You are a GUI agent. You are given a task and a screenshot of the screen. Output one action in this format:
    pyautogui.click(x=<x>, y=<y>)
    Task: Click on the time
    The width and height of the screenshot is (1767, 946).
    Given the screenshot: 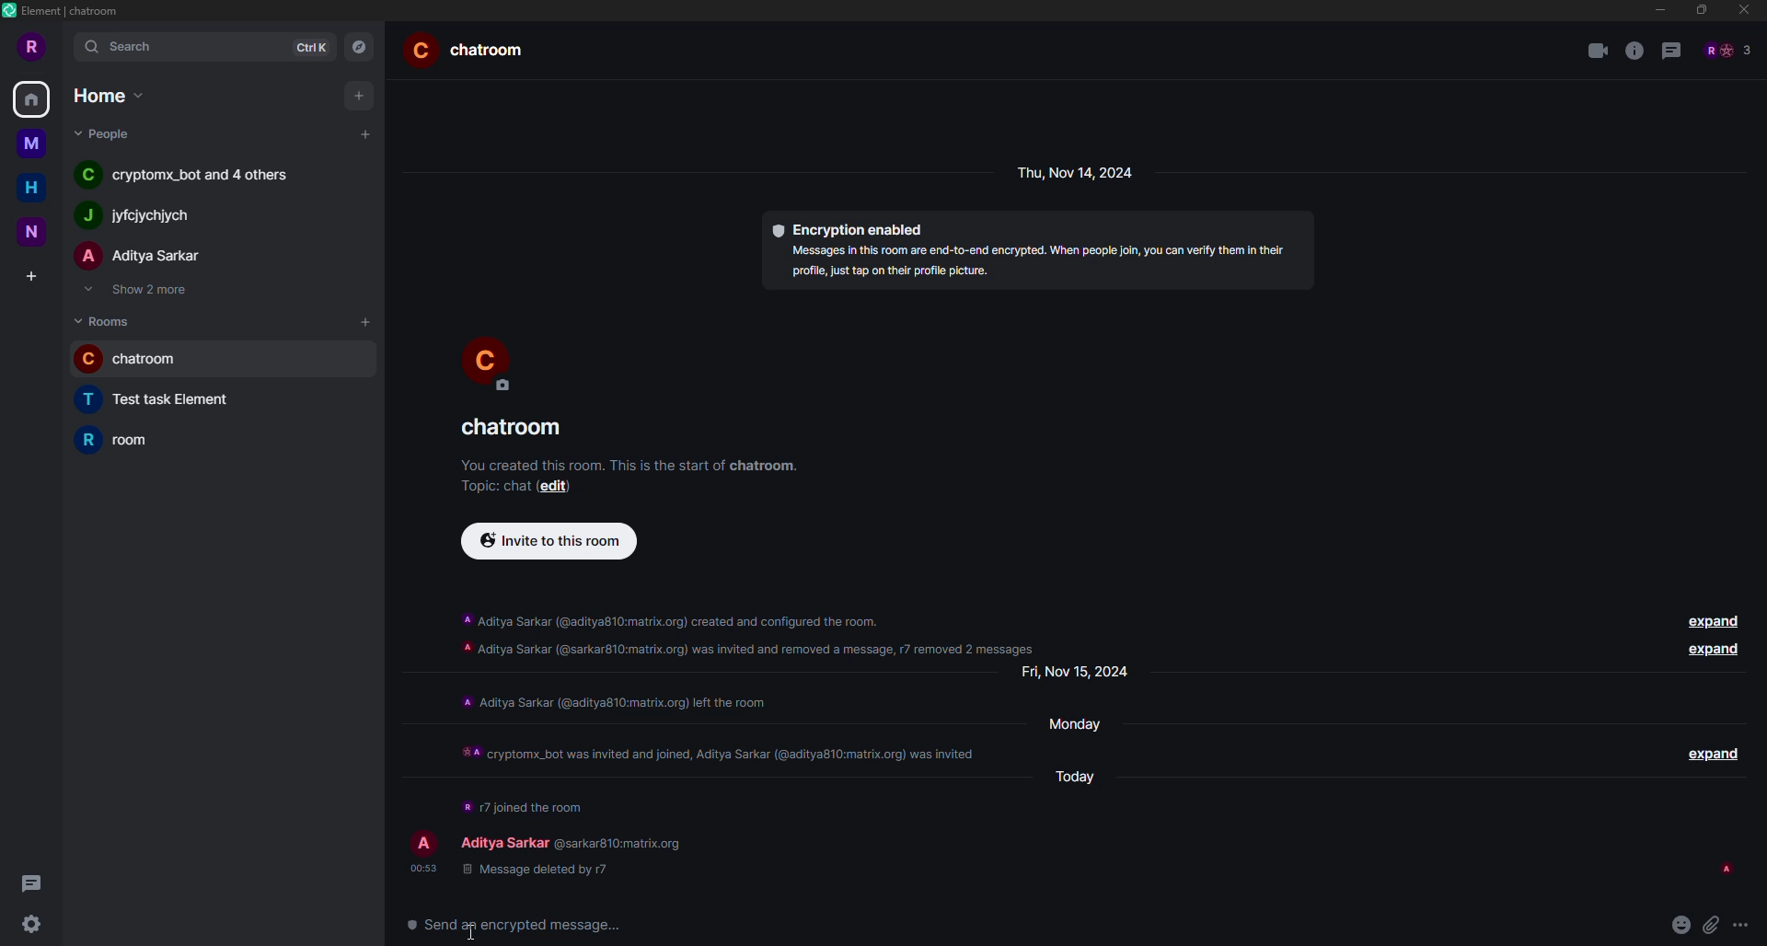 What is the action you would take?
    pyautogui.click(x=422, y=867)
    